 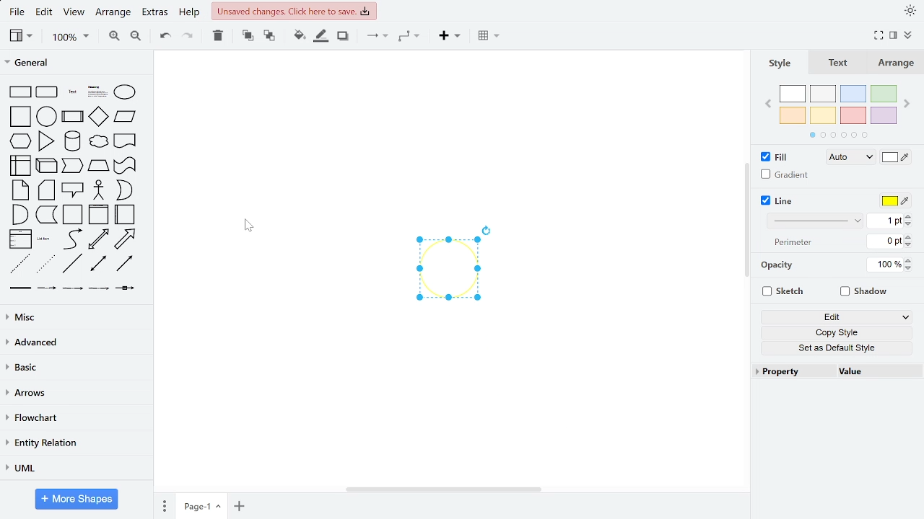 I want to click on Delete, so click(x=218, y=37).